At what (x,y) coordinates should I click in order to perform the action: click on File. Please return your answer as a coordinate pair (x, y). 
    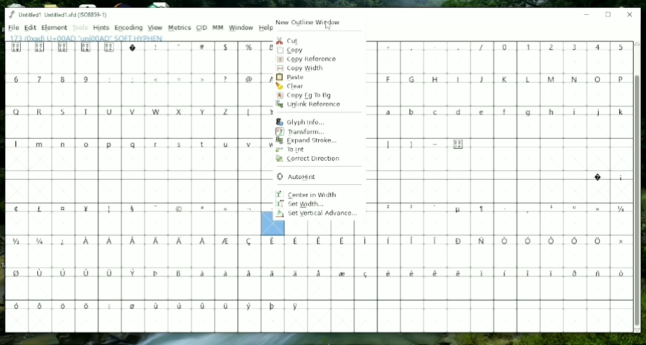
    Looking at the image, I should click on (13, 27).